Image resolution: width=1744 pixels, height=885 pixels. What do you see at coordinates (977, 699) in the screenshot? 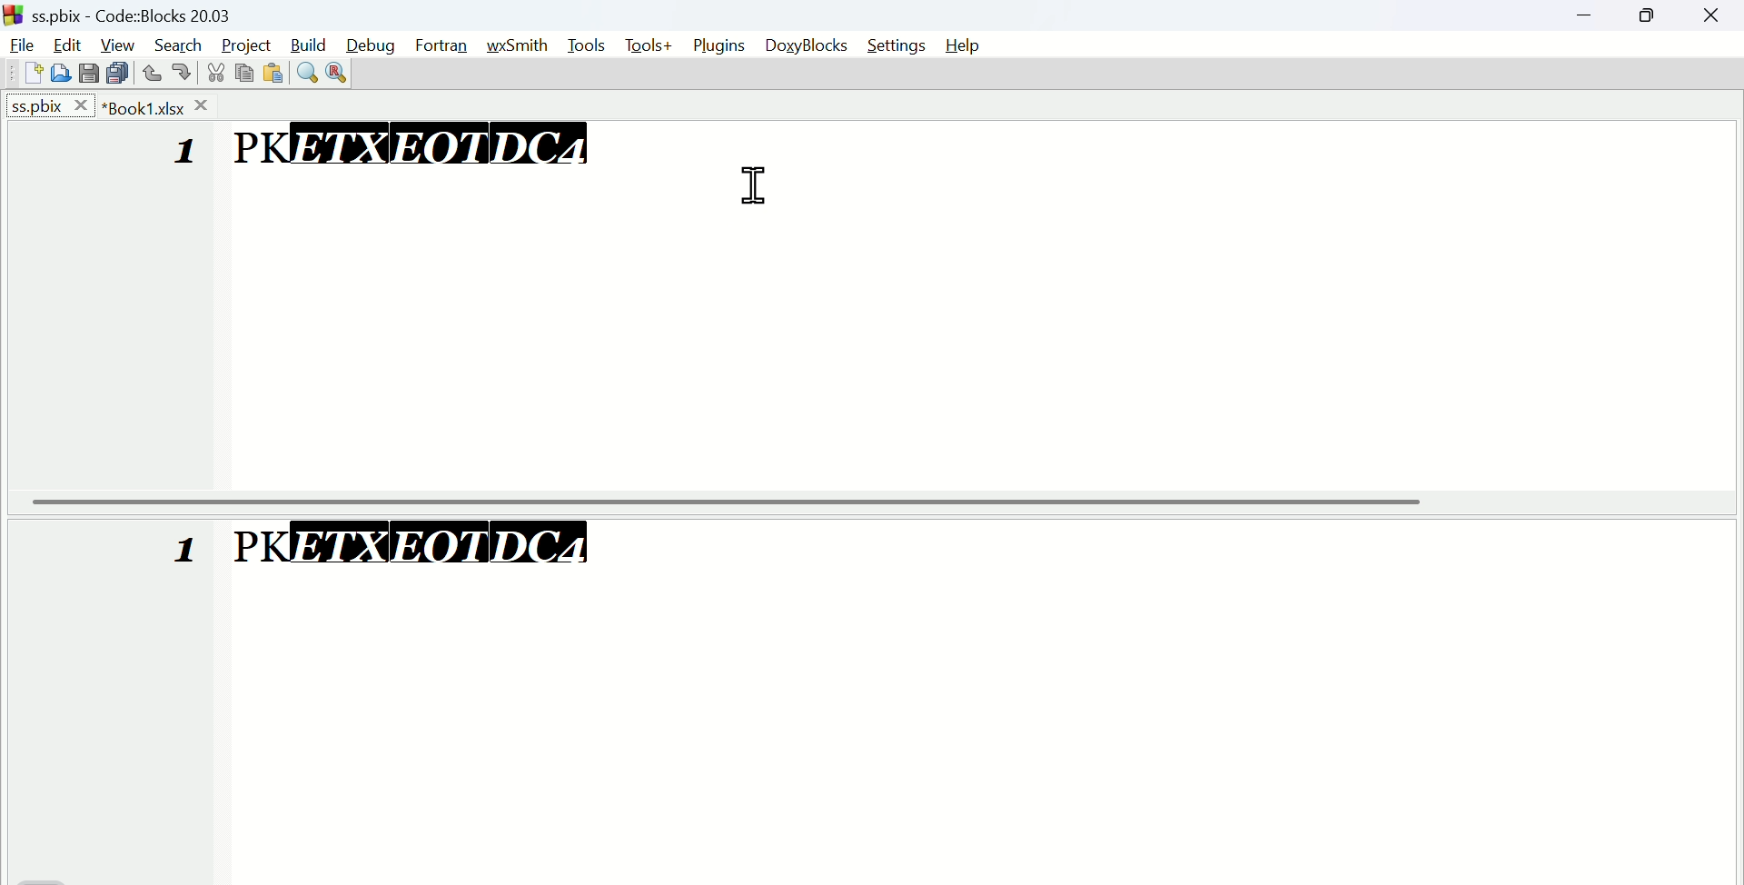
I see `editor` at bounding box center [977, 699].